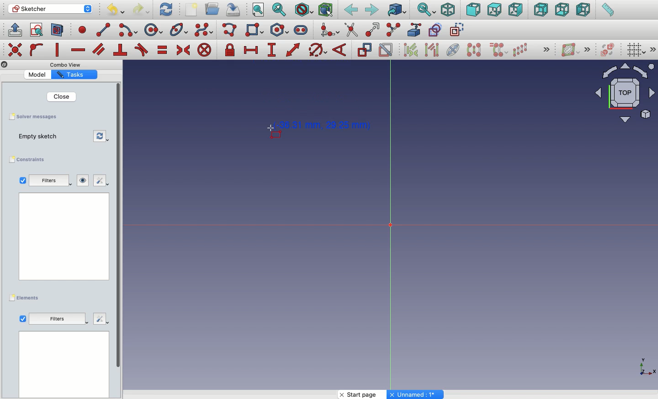 This screenshot has height=399, width=658. What do you see at coordinates (318, 49) in the screenshot?
I see `constrain circle ` at bounding box center [318, 49].